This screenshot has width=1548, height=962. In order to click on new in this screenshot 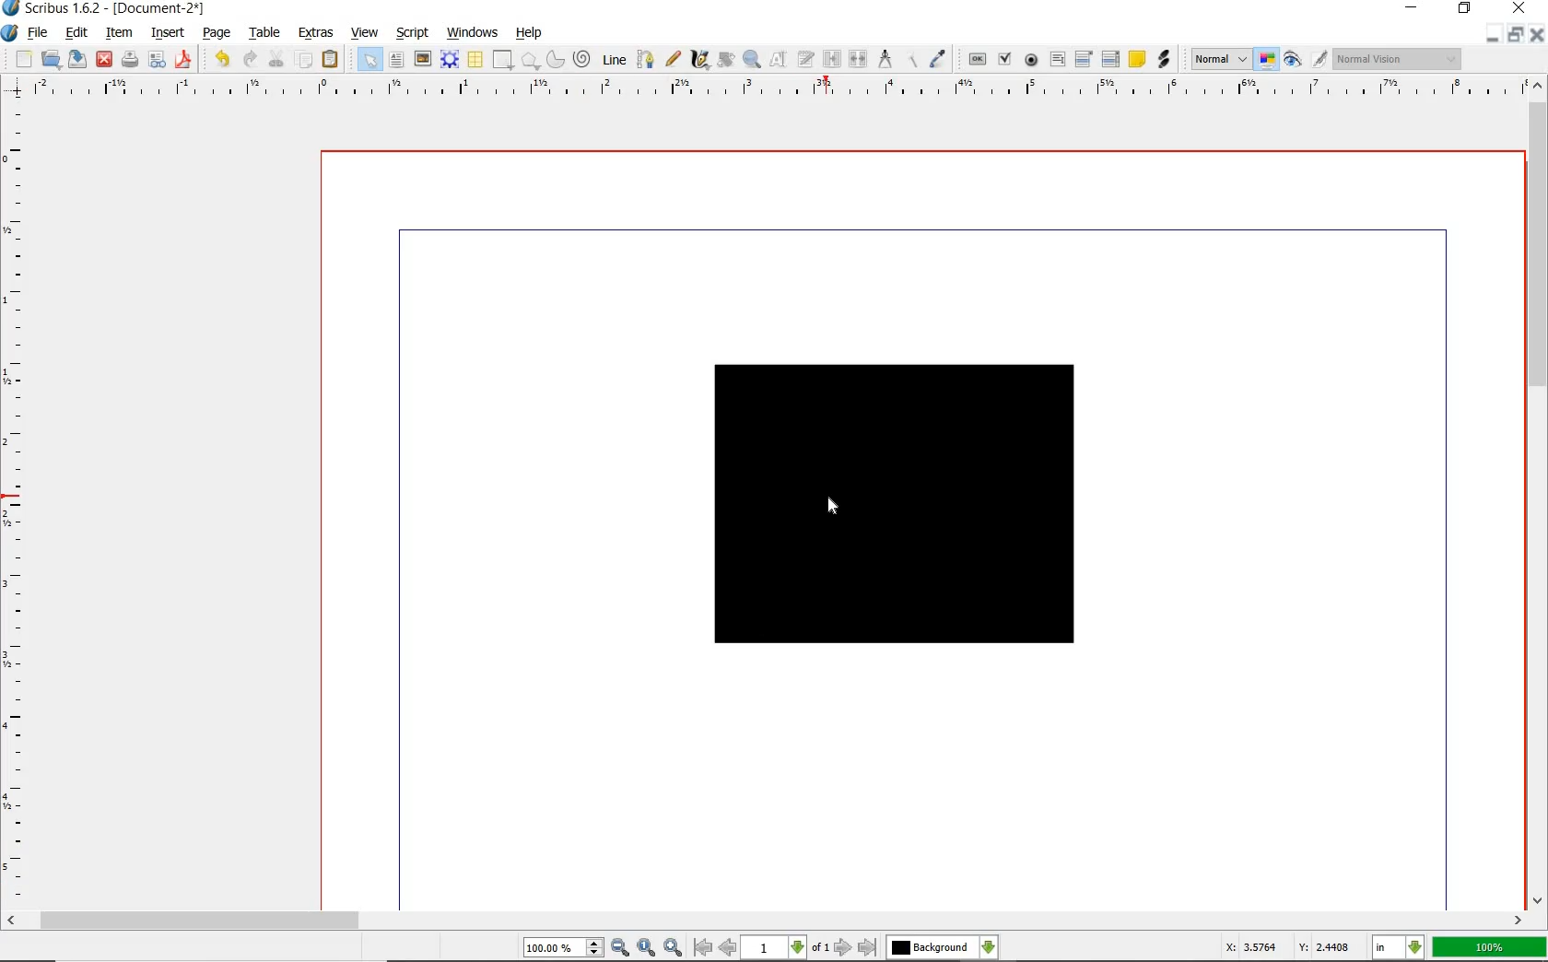, I will do `click(24, 59)`.